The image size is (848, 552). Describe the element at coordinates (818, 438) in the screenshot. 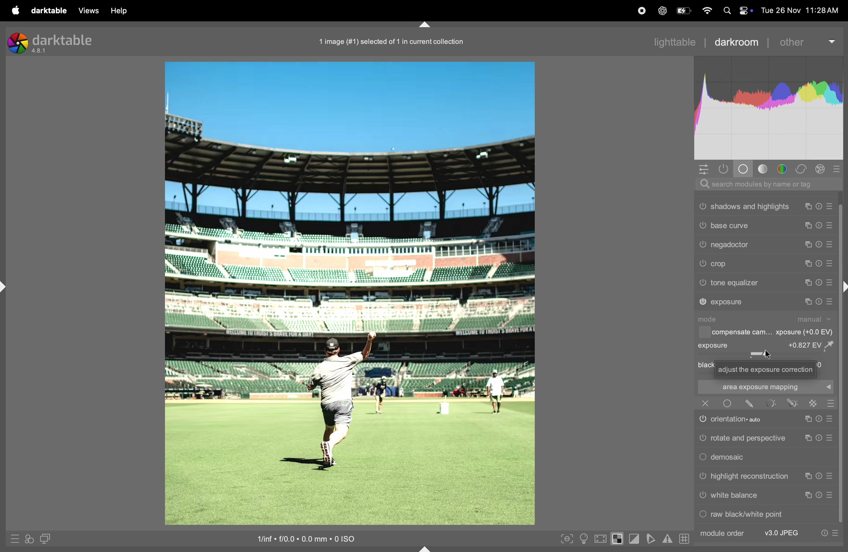

I see `reset Preset` at that location.